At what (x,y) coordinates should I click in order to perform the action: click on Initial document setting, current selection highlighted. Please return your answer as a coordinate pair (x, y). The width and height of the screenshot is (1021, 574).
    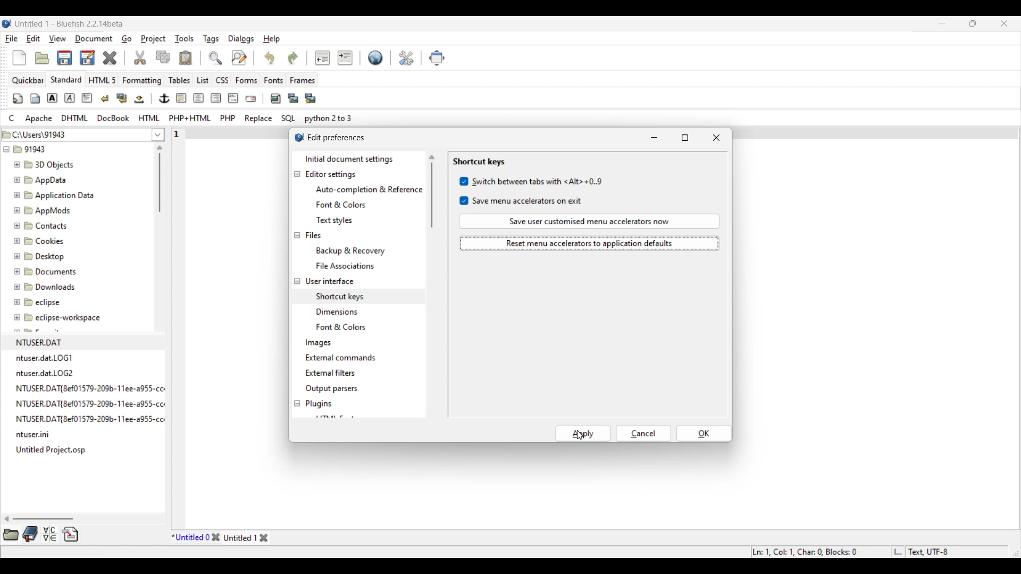
    Looking at the image, I should click on (358, 159).